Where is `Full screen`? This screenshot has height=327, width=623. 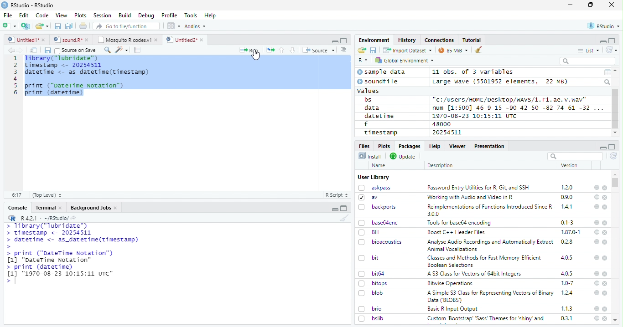
Full screen is located at coordinates (344, 40).